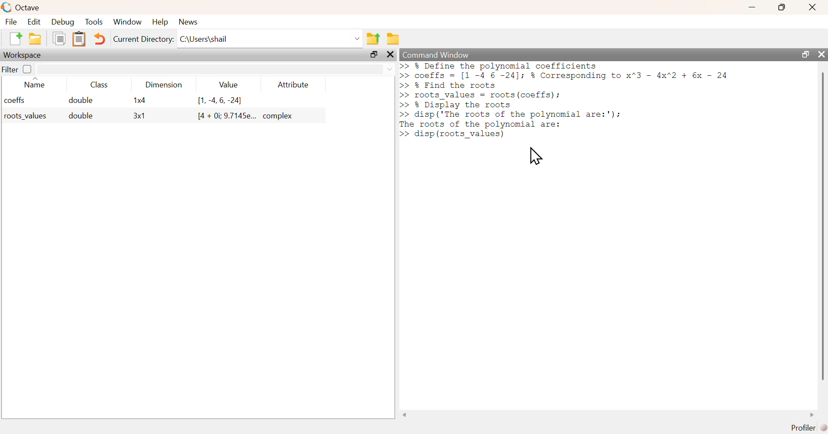  Describe the element at coordinates (23, 116) in the screenshot. I see `roots values` at that location.